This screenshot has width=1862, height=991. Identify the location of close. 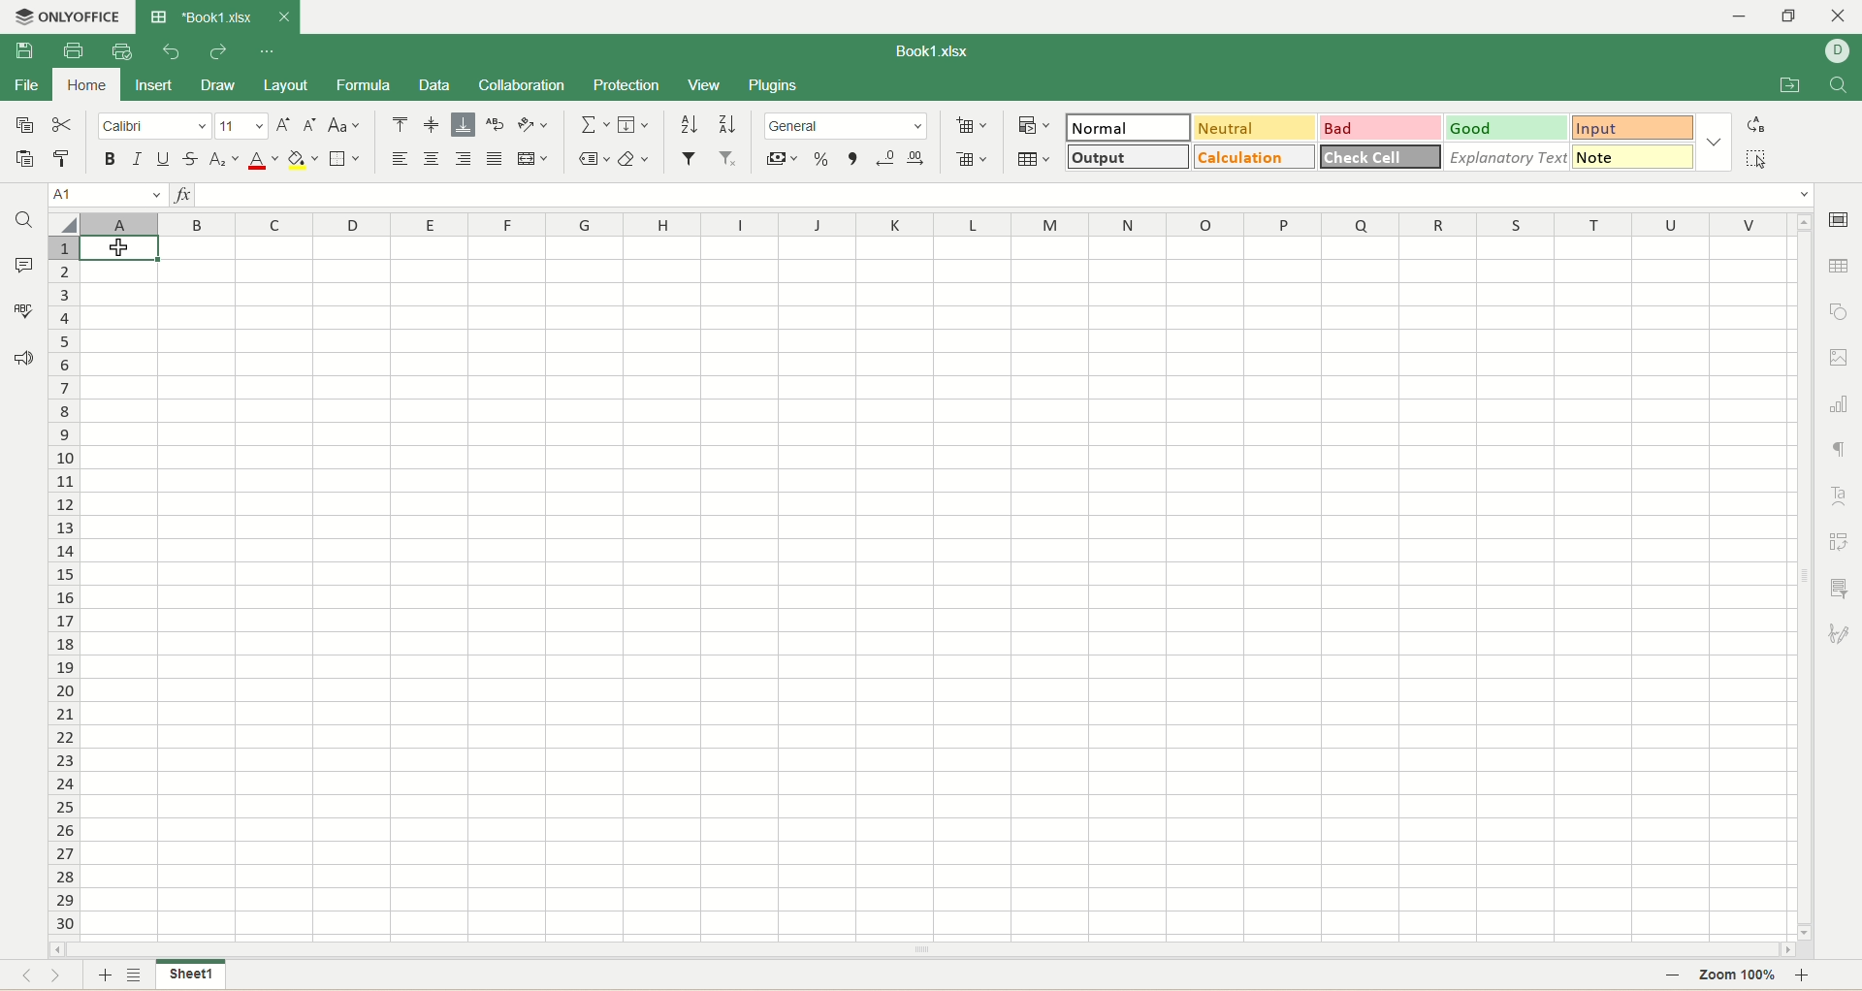
(1841, 15).